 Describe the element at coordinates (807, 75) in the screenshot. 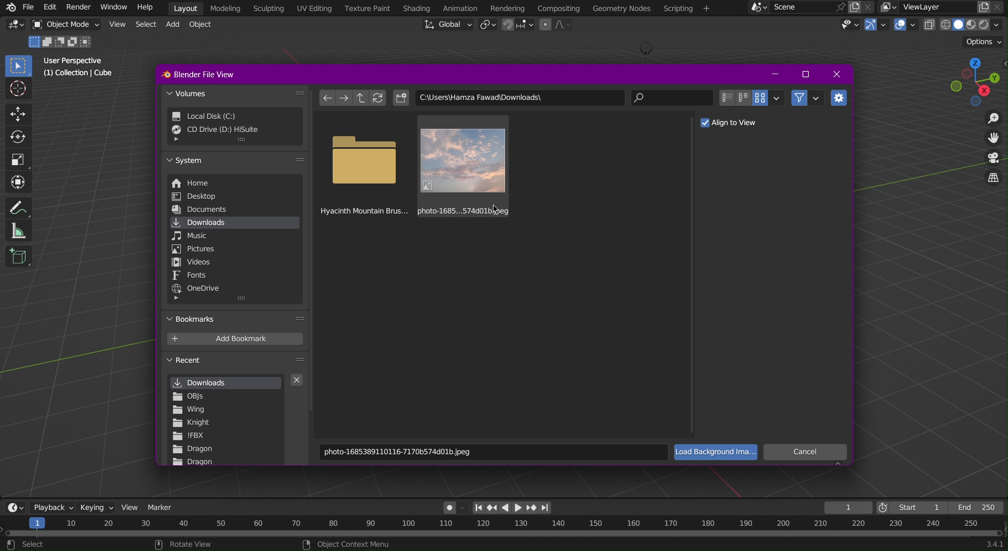

I see `Maximize` at that location.